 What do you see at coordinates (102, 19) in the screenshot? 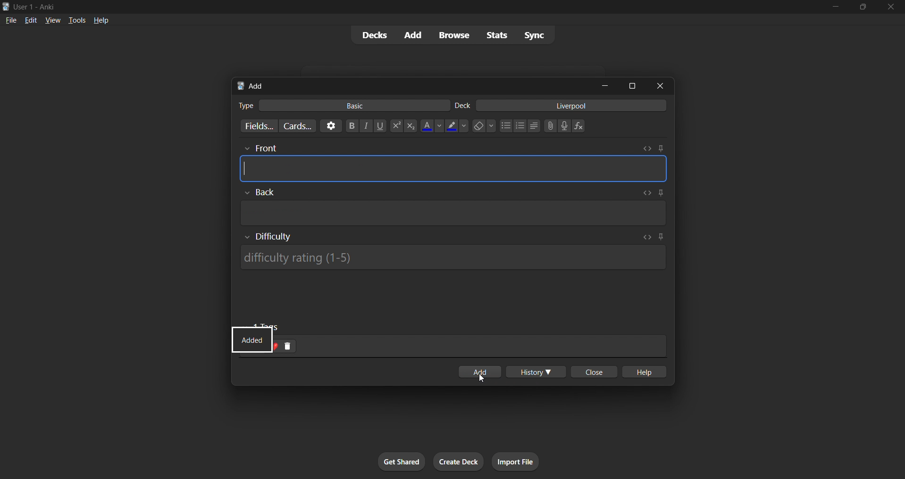
I see `help` at bounding box center [102, 19].